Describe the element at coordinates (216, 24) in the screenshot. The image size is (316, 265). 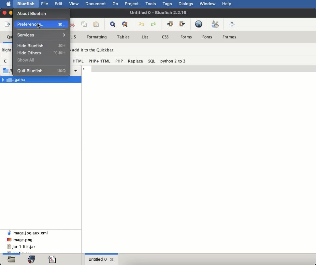
I see `edit preferences` at that location.